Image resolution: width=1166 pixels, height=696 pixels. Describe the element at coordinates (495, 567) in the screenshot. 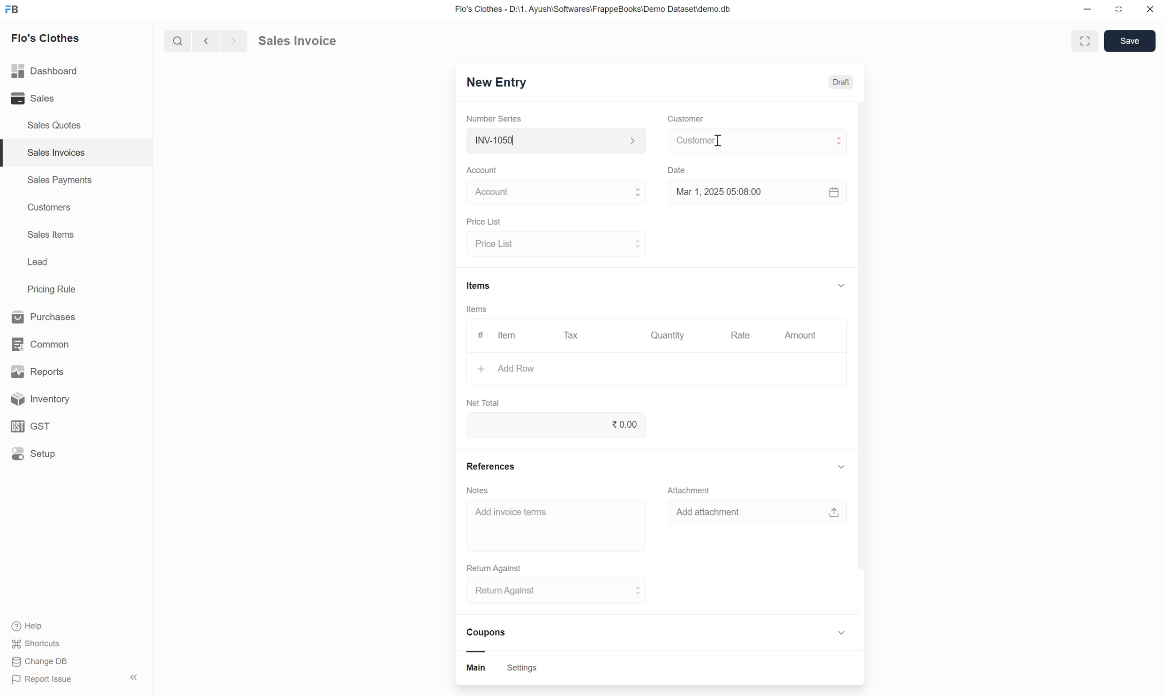

I see `Return Against` at that location.